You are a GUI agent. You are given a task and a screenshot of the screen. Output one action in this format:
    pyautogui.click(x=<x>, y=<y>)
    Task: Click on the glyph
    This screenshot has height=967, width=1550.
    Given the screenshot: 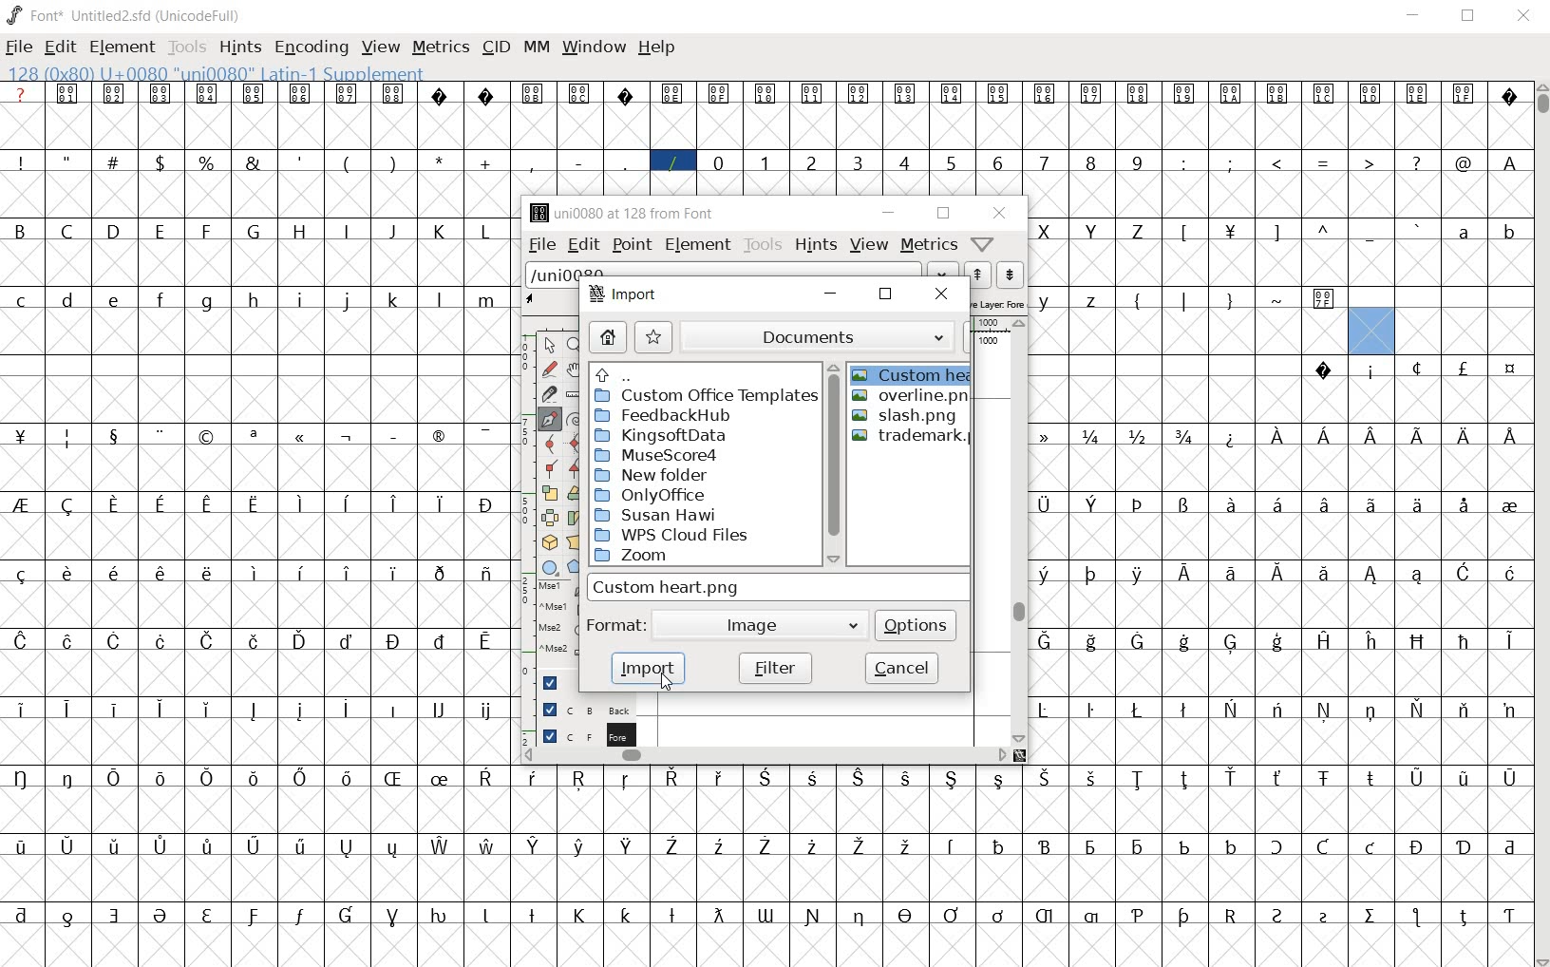 What is the action you would take?
    pyautogui.click(x=1371, y=94)
    